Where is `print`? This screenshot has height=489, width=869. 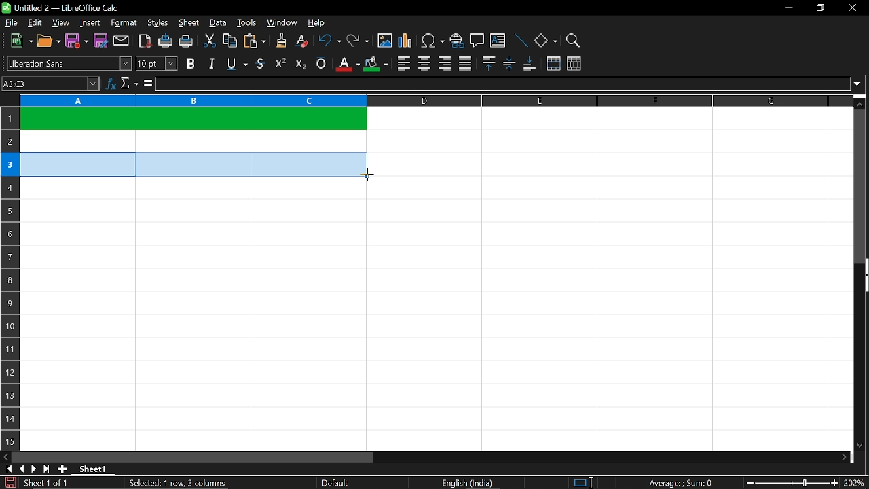
print is located at coordinates (187, 41).